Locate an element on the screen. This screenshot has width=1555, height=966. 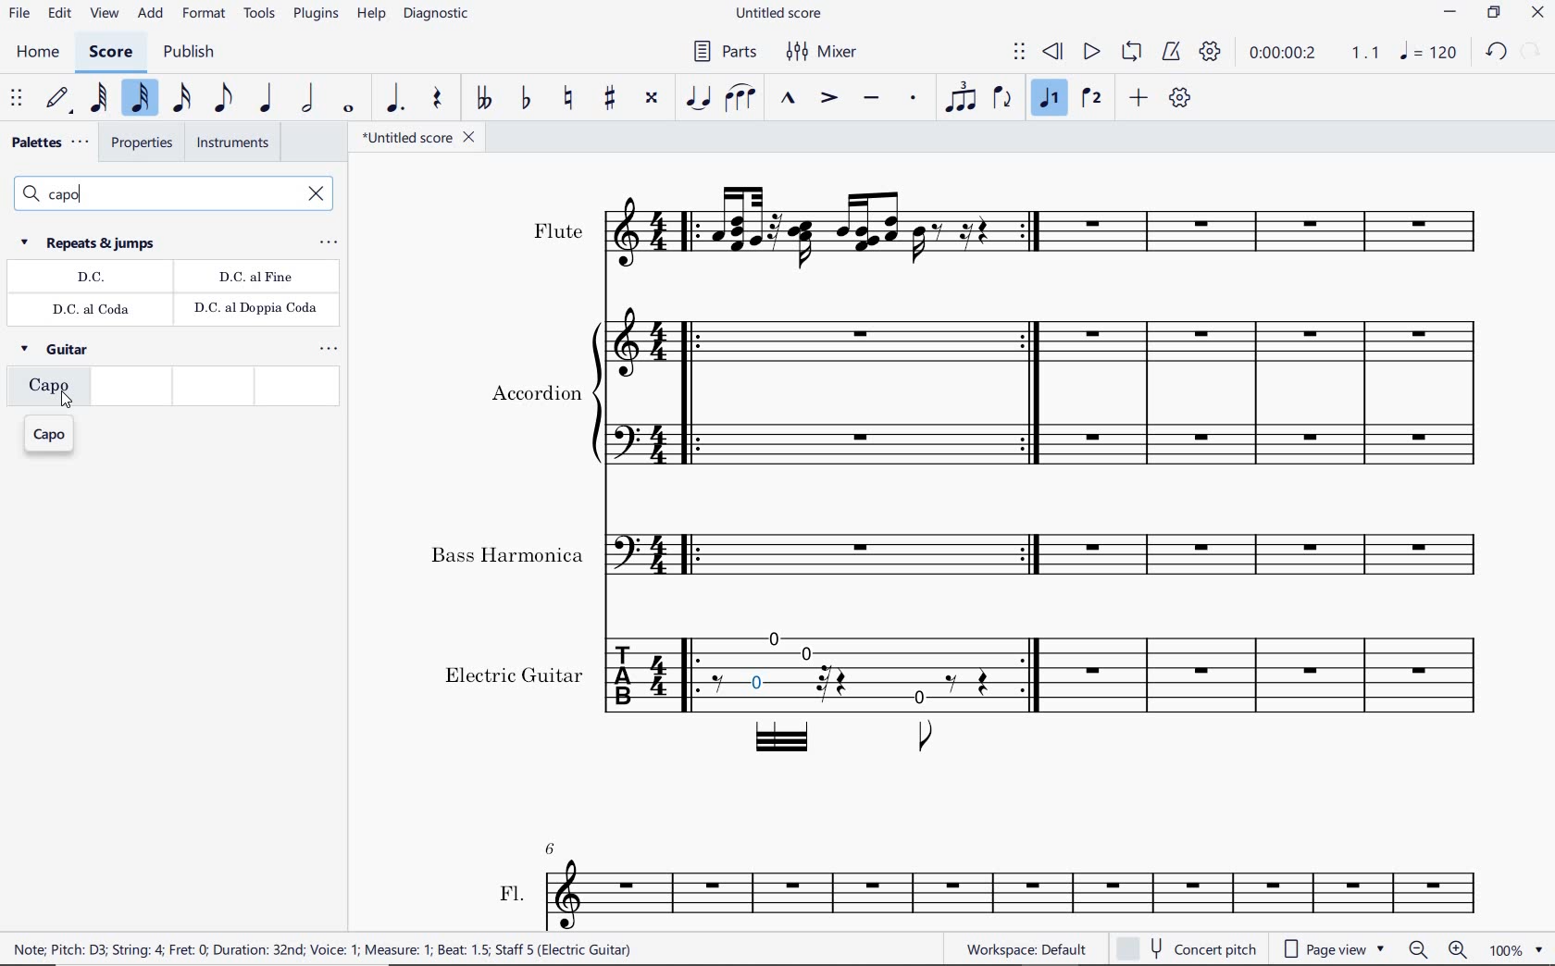
close is located at coordinates (1538, 14).